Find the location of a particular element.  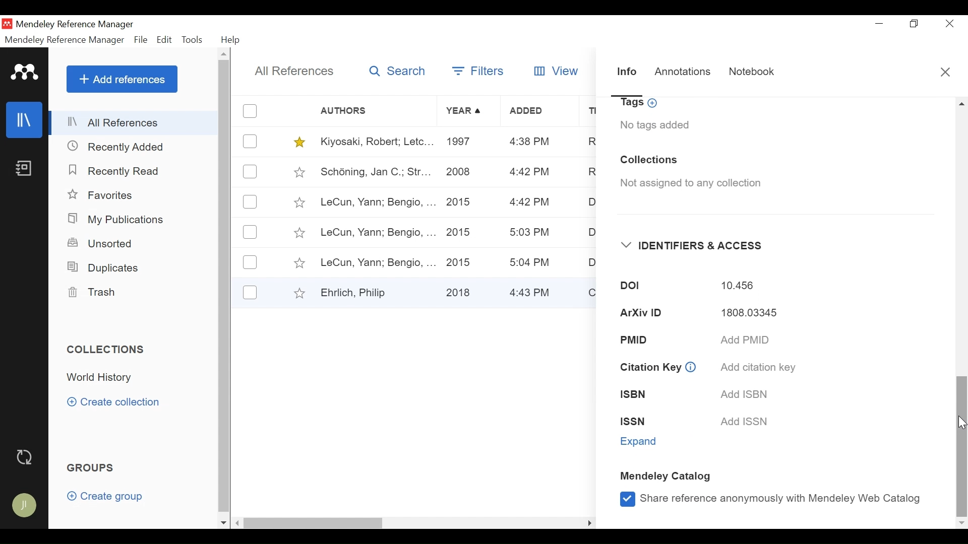

LeCun, Yann; Bengio, ... is located at coordinates (377, 232).